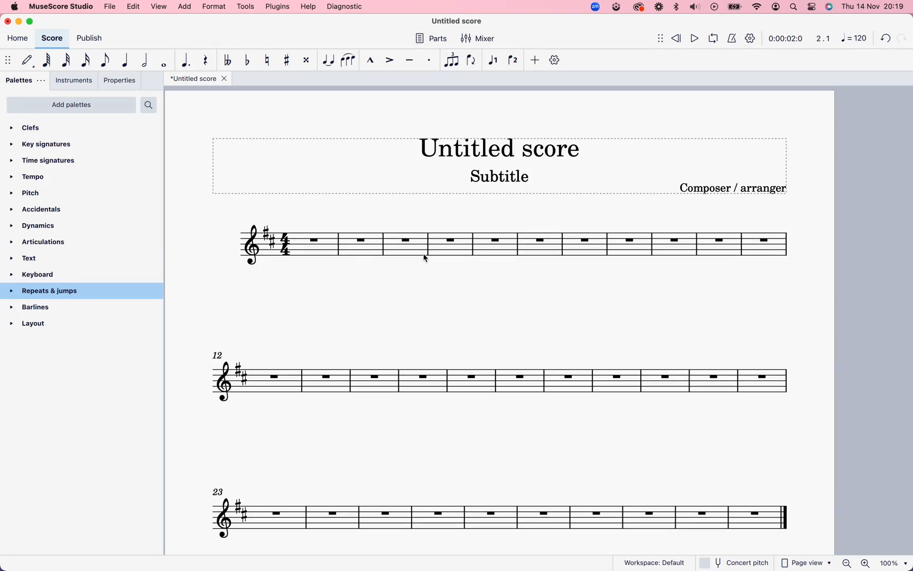  Describe the element at coordinates (33, 22) in the screenshot. I see `maximize` at that location.